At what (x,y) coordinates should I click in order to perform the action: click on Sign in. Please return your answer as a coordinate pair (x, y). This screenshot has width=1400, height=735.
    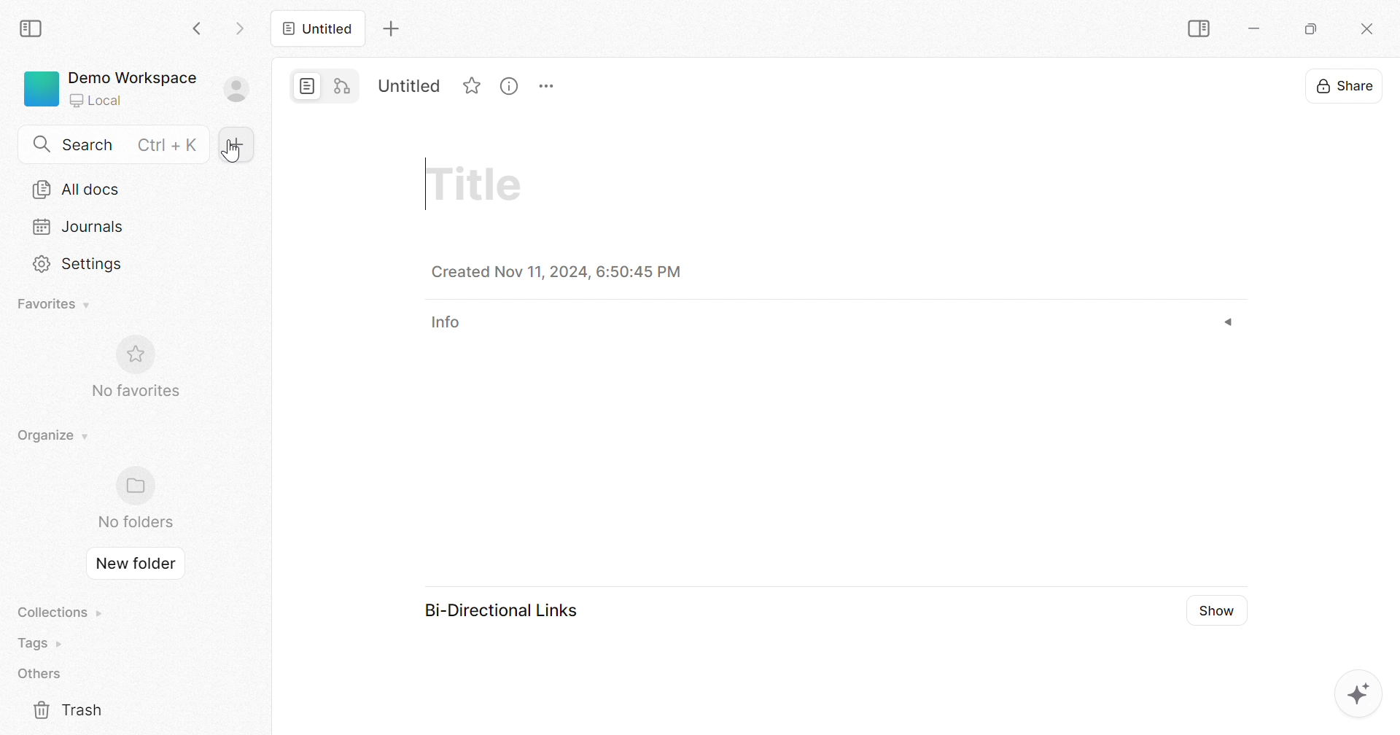
    Looking at the image, I should click on (236, 90).